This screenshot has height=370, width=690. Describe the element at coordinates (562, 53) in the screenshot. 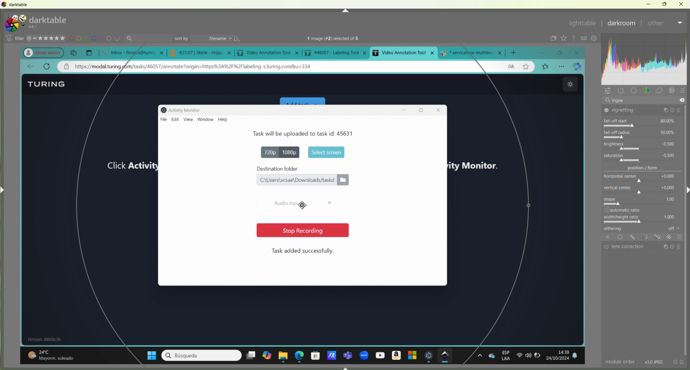

I see `maximize` at that location.